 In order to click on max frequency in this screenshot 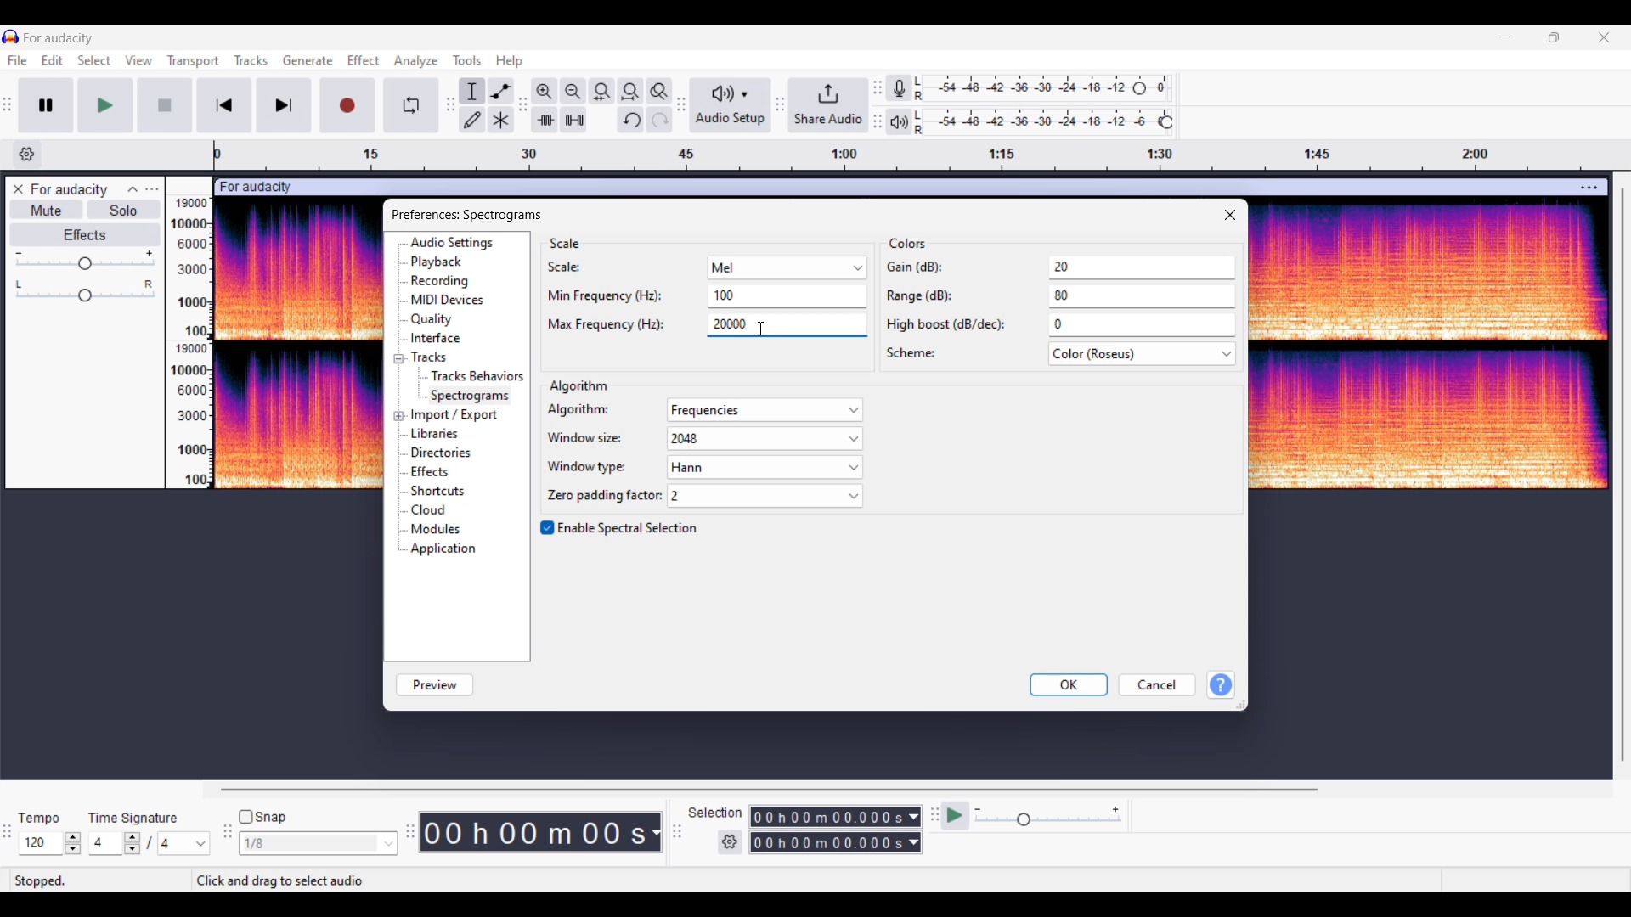, I will do `click(648, 328)`.